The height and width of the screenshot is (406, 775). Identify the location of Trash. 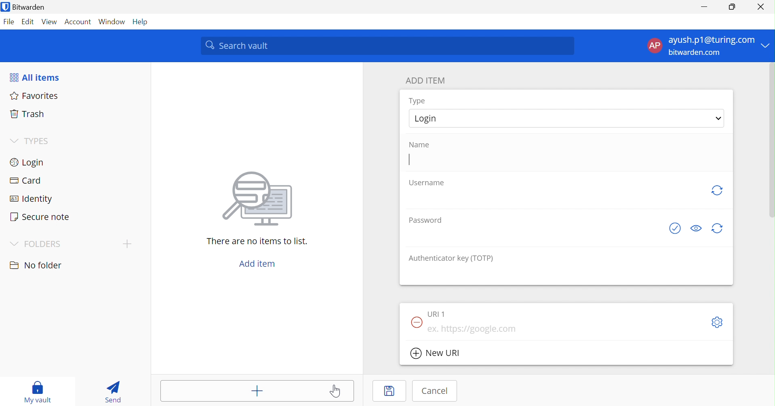
(27, 114).